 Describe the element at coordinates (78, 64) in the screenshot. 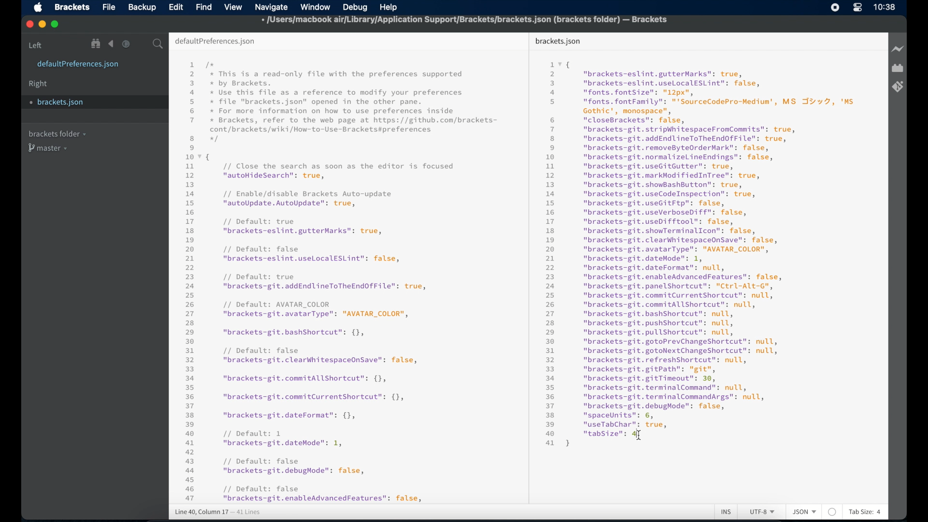

I see `defaultpreferences.json` at that location.